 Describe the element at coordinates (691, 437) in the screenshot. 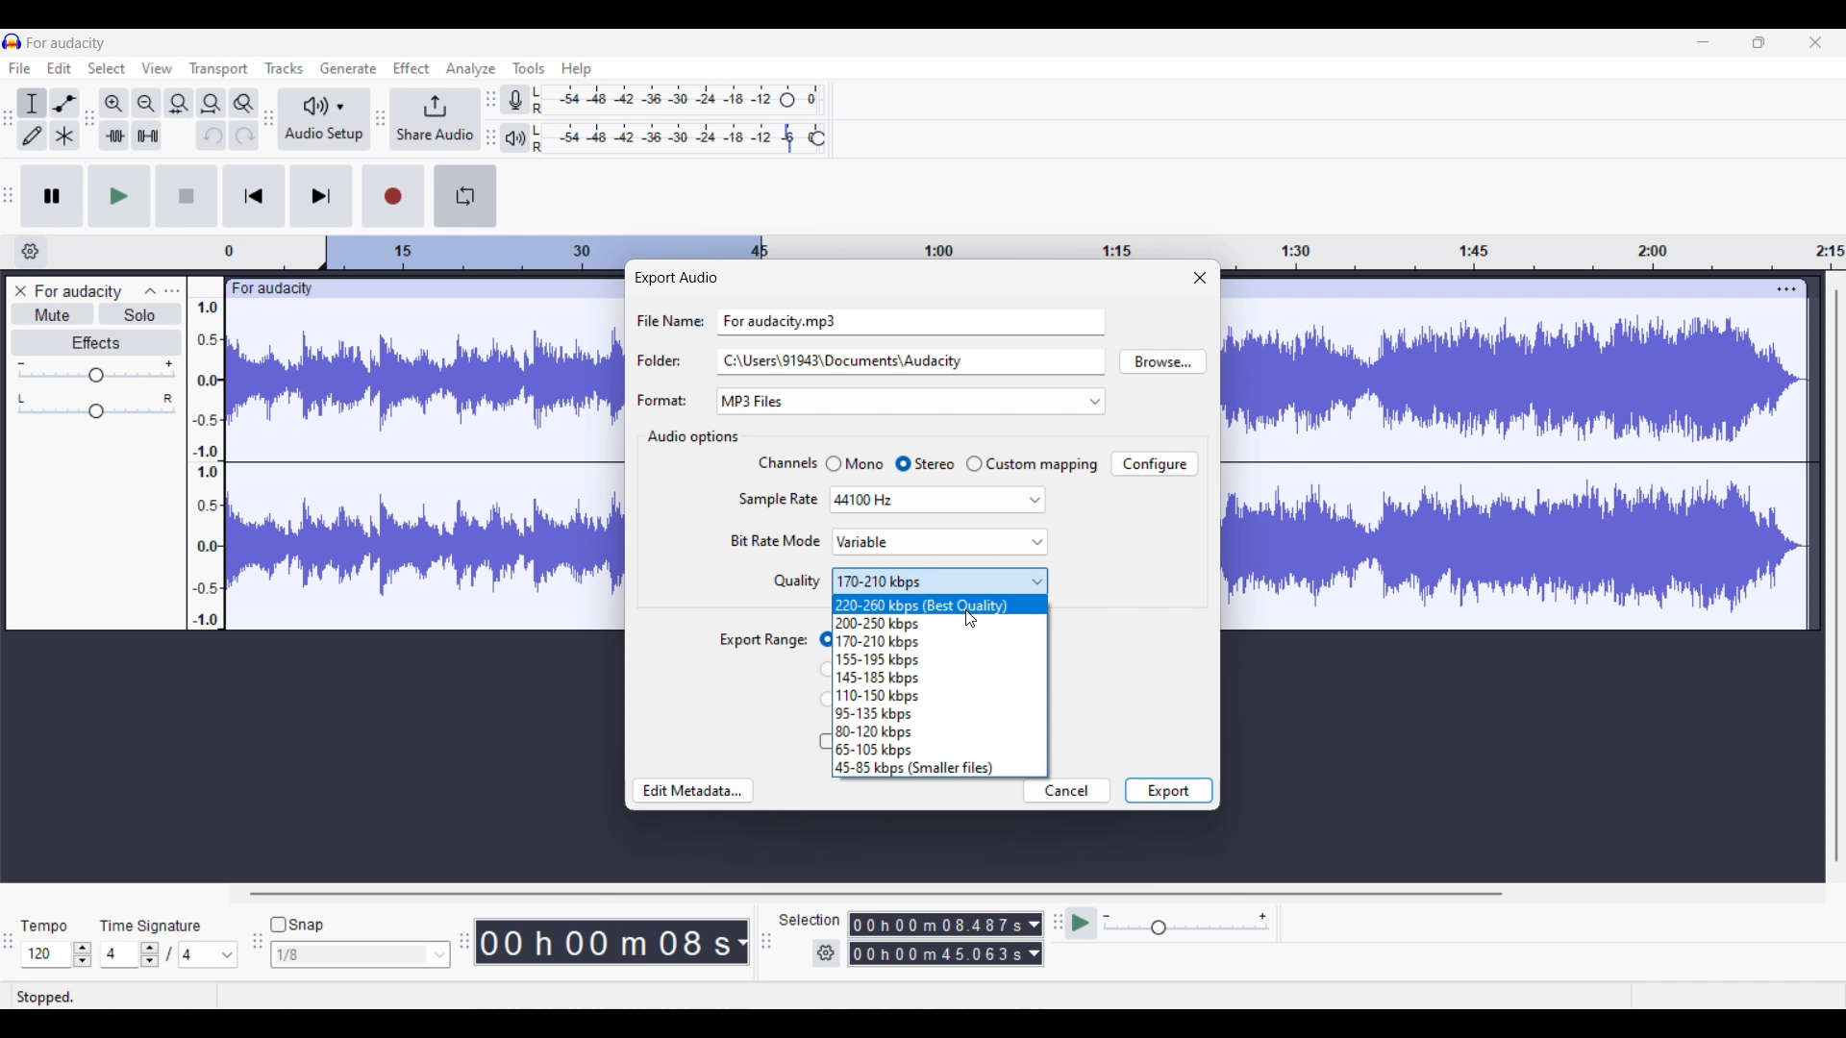

I see `Section title` at that location.